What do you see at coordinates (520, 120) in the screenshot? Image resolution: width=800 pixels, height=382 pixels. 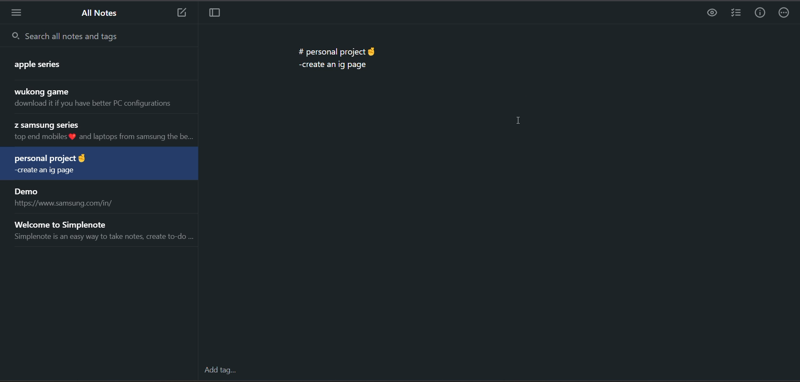 I see `cursor` at bounding box center [520, 120].